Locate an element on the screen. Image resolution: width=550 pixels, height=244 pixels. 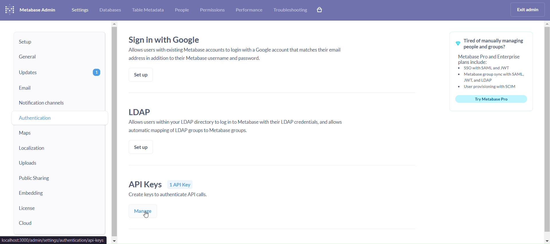
embedding is located at coordinates (59, 194).